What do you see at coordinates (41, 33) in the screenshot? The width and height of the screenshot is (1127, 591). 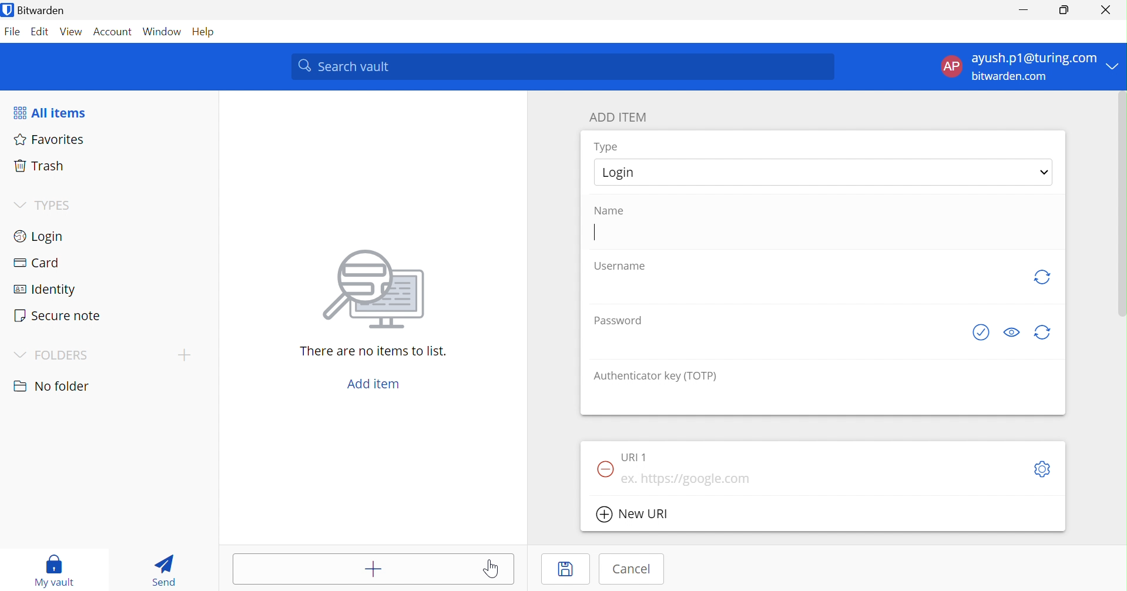 I see `Edit` at bounding box center [41, 33].